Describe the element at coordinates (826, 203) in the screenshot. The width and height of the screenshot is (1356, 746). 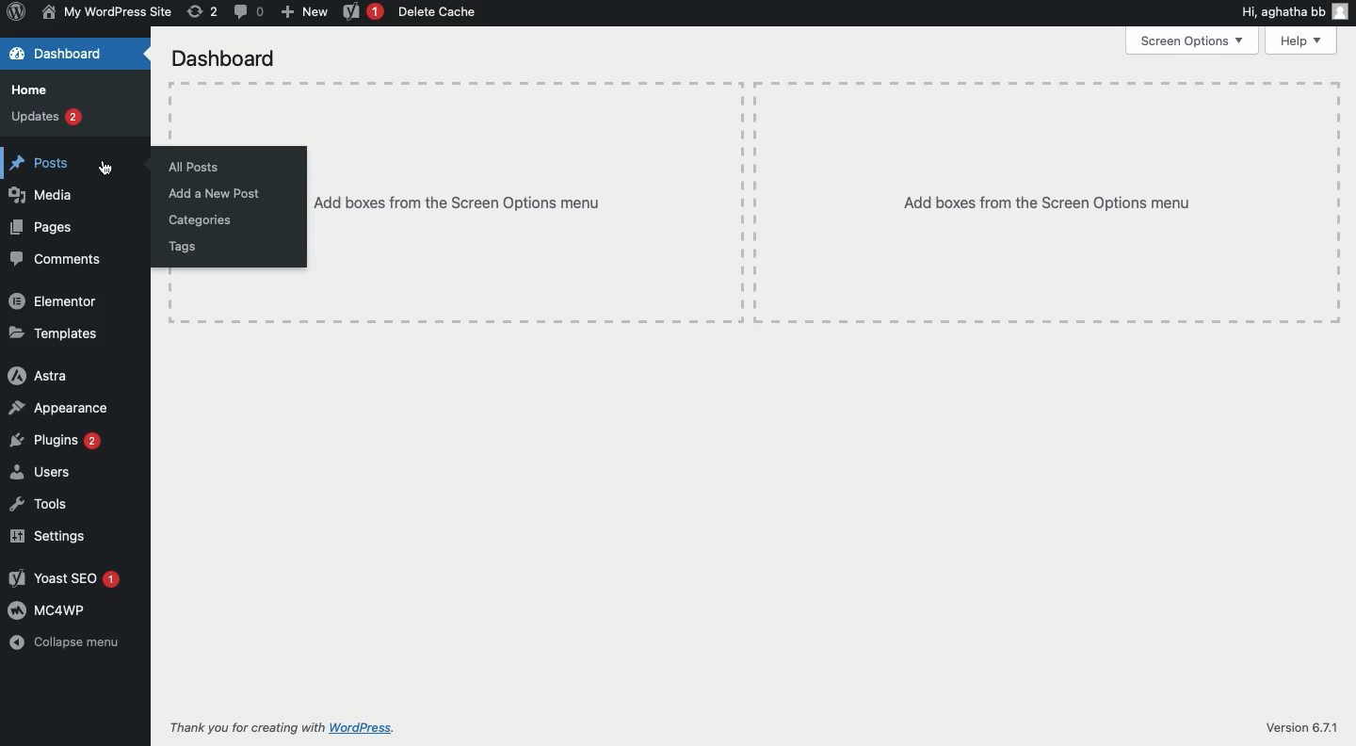
I see `Add boxes from the screen options menu` at that location.